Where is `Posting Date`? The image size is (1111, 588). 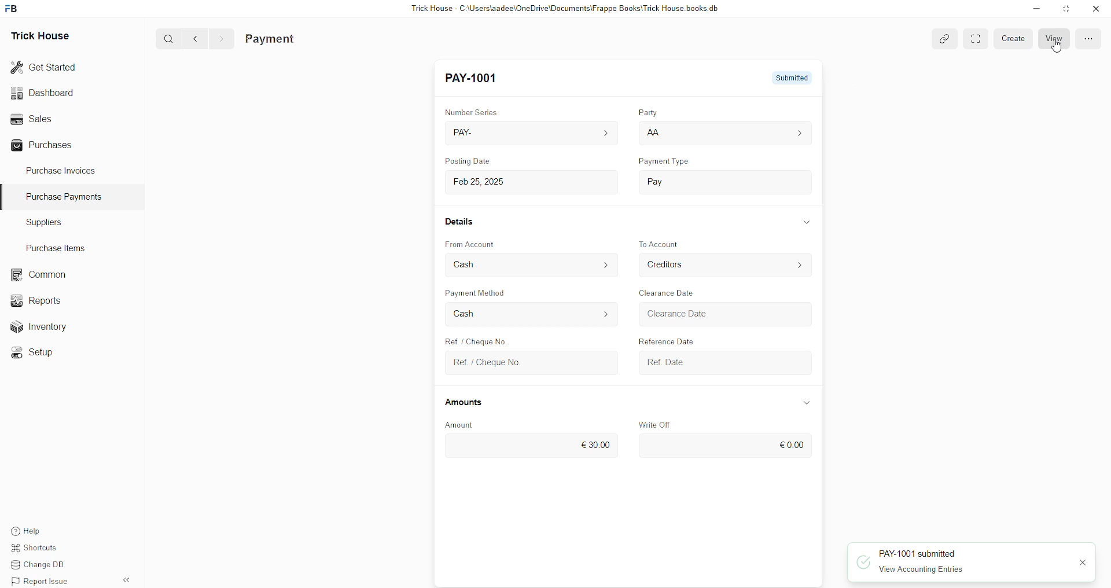 Posting Date is located at coordinates (472, 163).